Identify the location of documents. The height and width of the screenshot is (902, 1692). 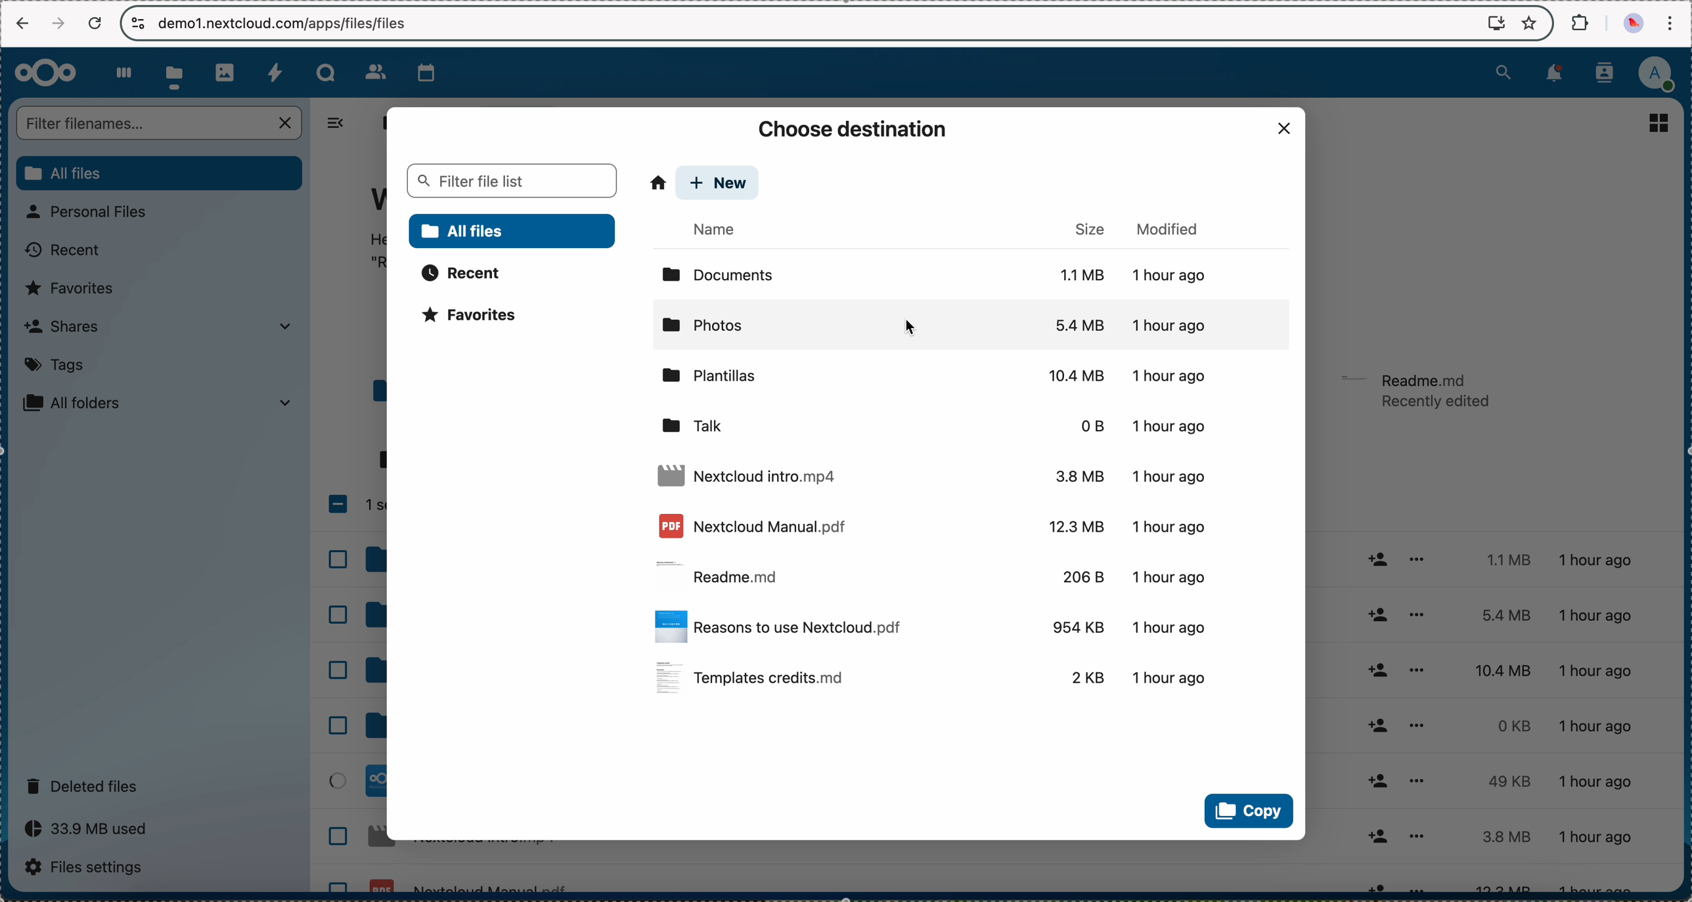
(940, 272).